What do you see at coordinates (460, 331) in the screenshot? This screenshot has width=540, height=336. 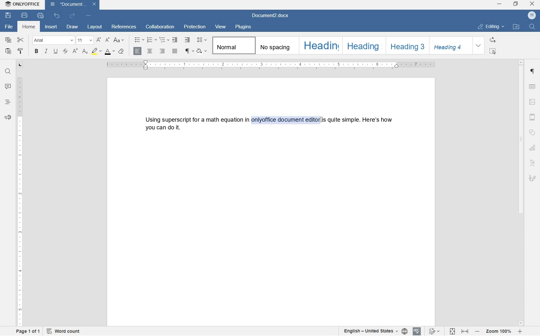 I see `fit to page or fit to width` at bounding box center [460, 331].